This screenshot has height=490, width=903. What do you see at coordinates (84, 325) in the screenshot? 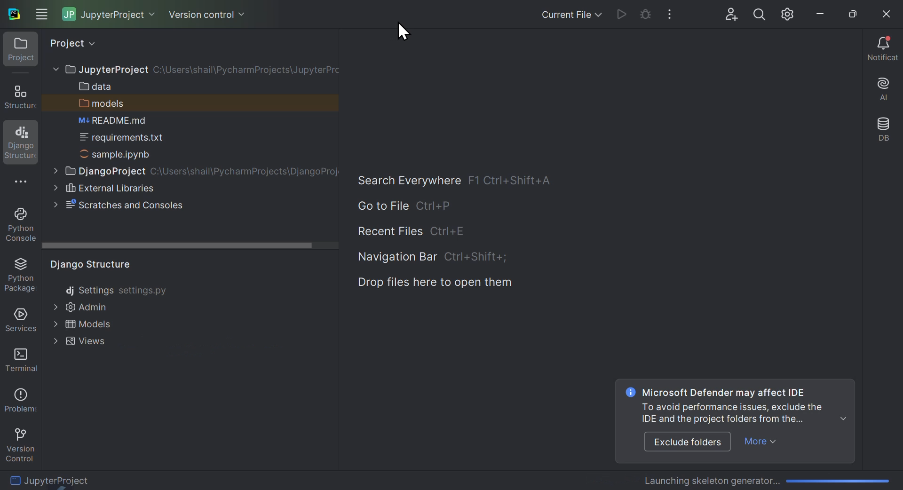
I see `Models` at bounding box center [84, 325].